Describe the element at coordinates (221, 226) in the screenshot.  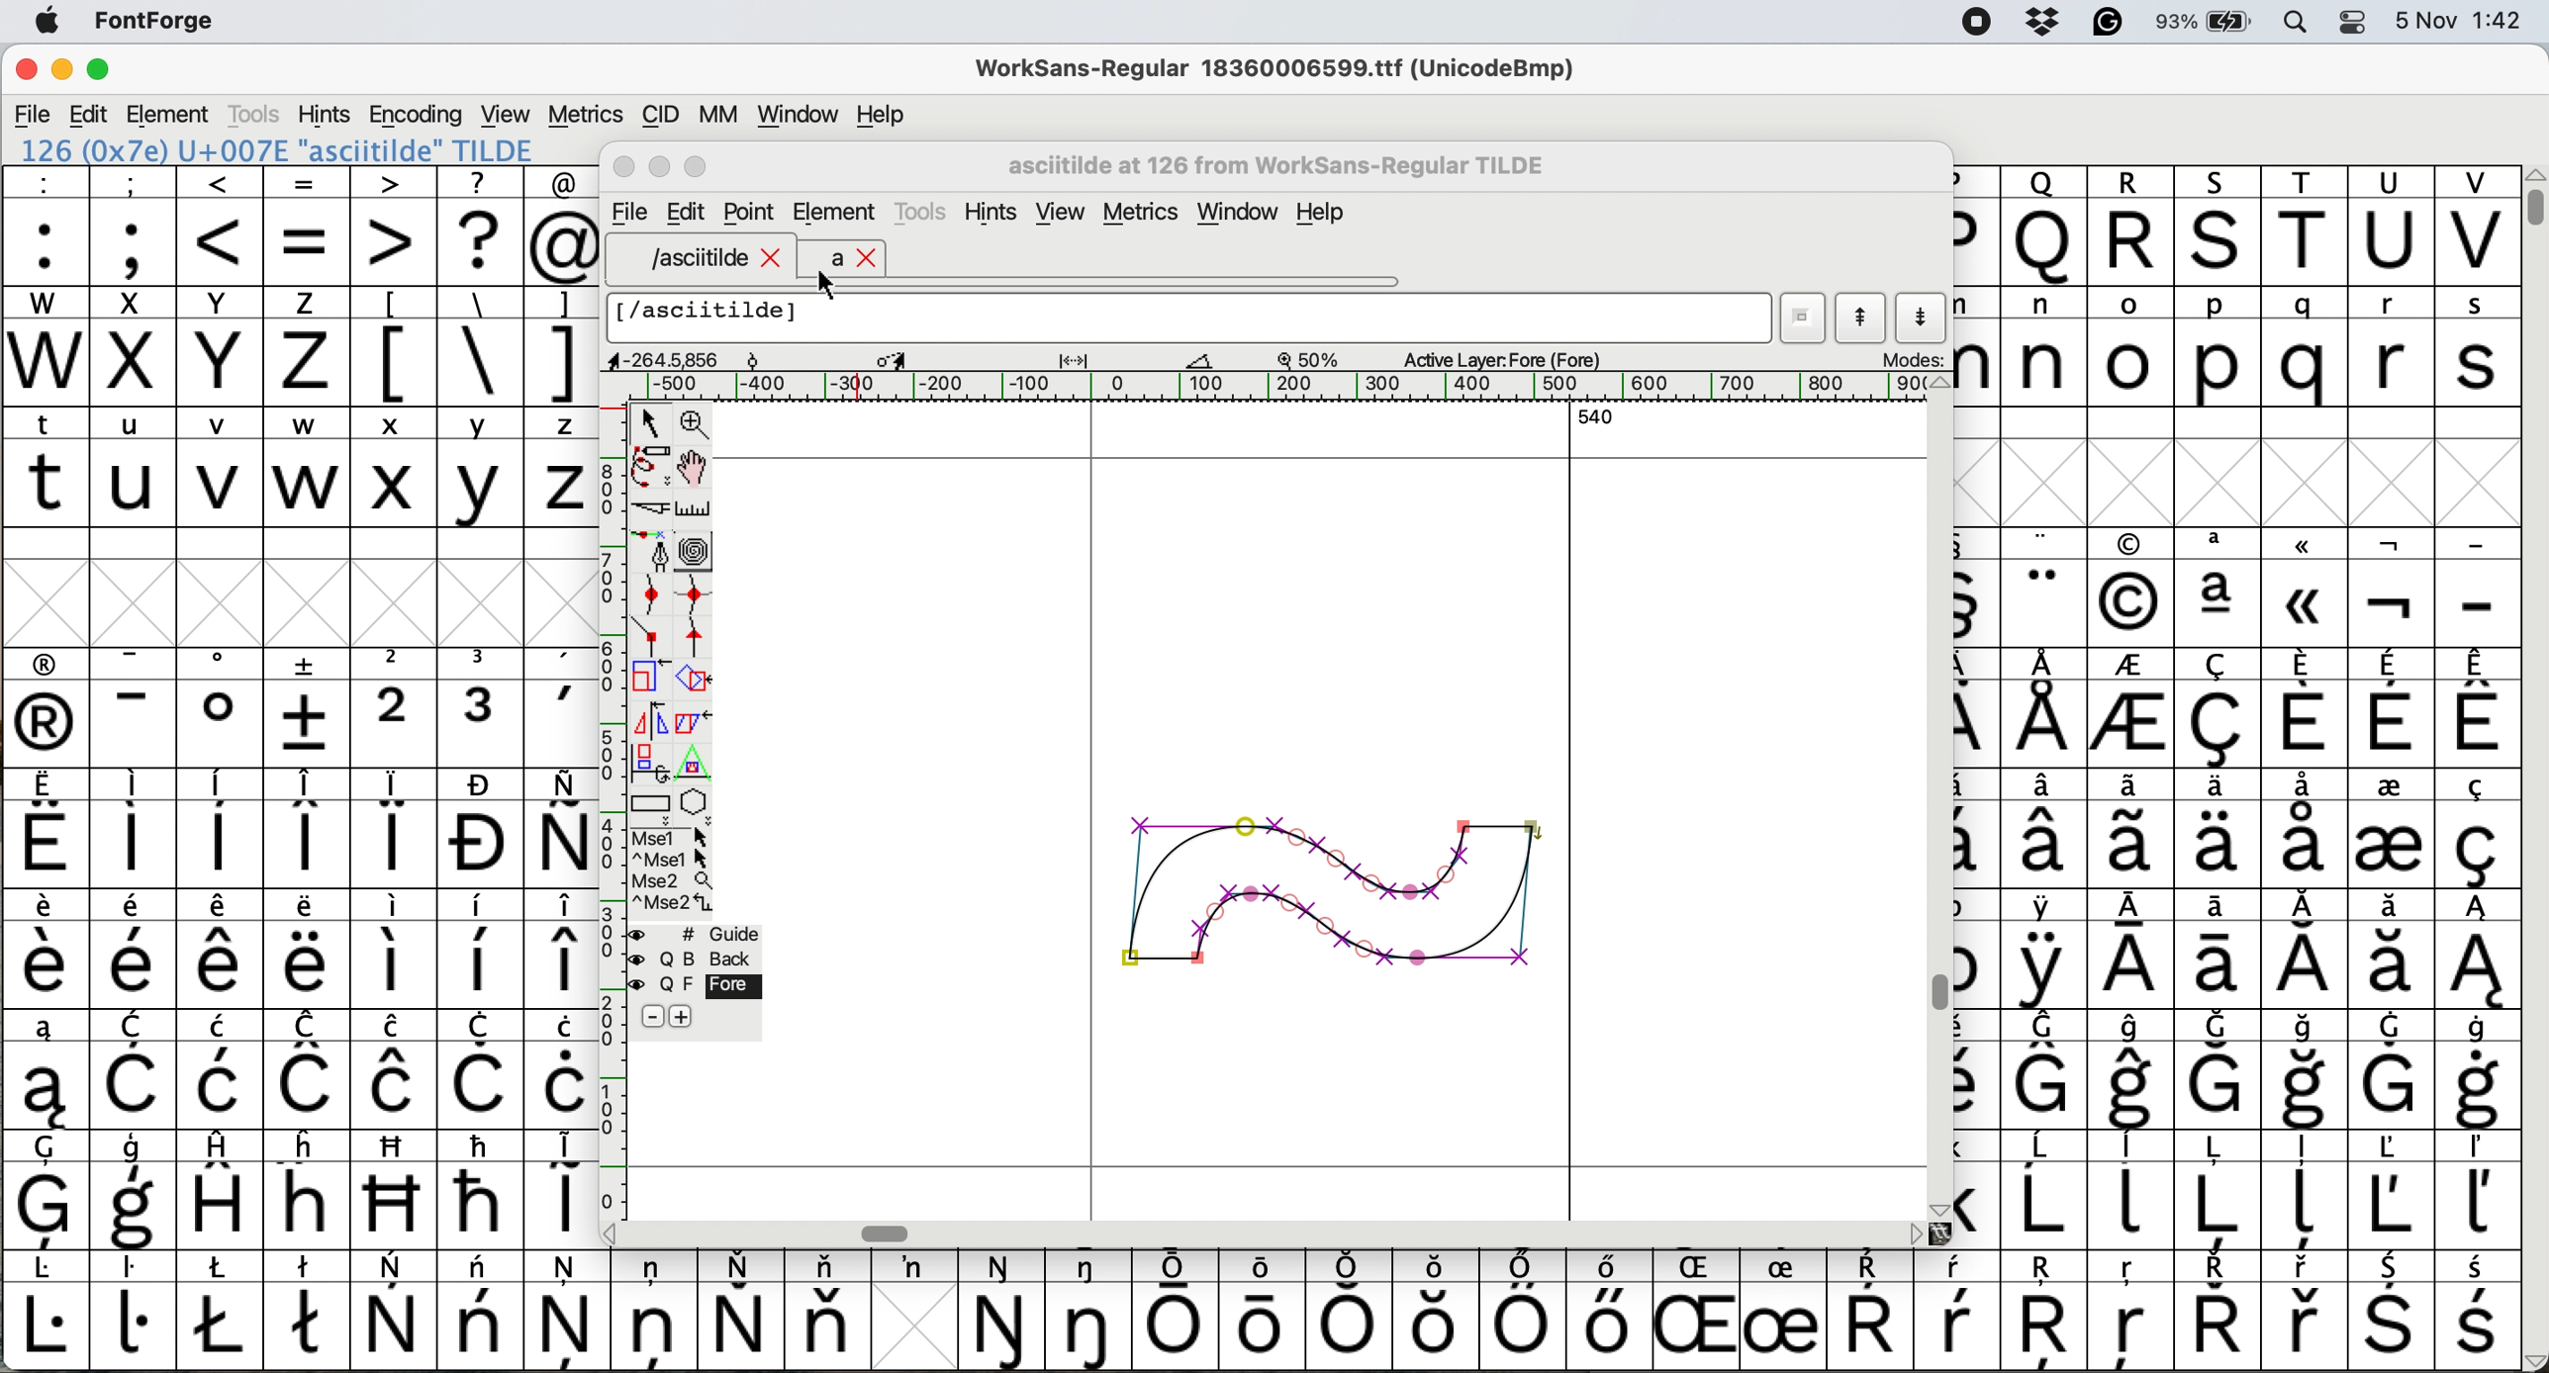
I see `<` at that location.